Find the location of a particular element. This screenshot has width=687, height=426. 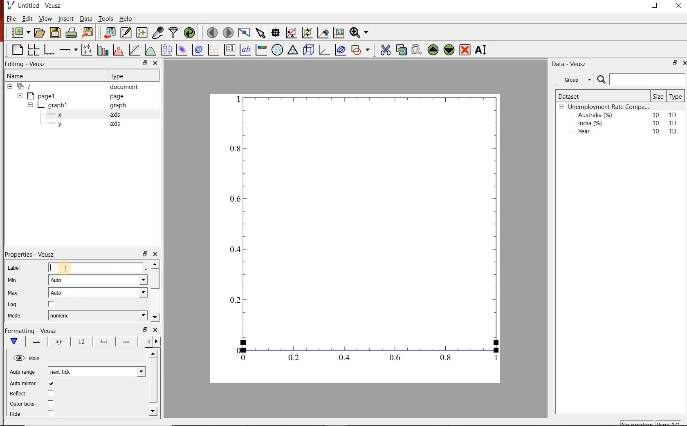

collpase is located at coordinates (561, 107).